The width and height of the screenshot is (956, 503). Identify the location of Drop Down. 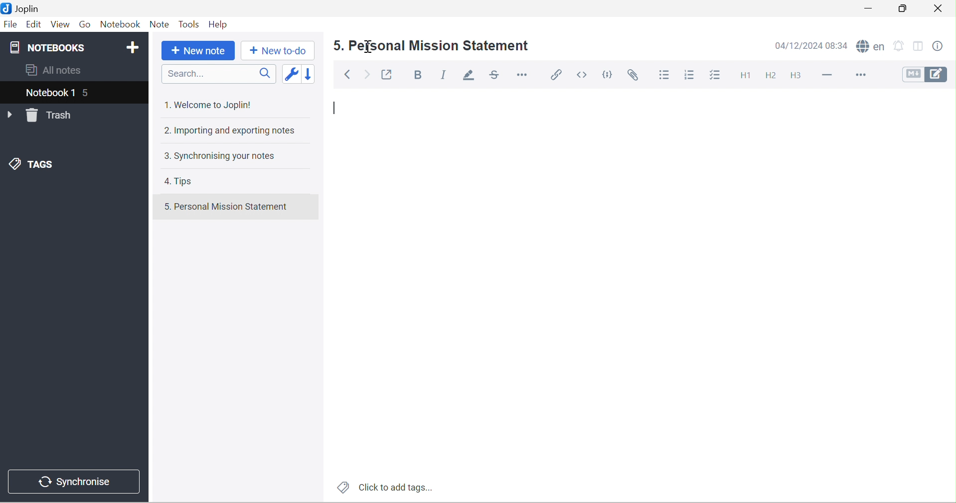
(8, 116).